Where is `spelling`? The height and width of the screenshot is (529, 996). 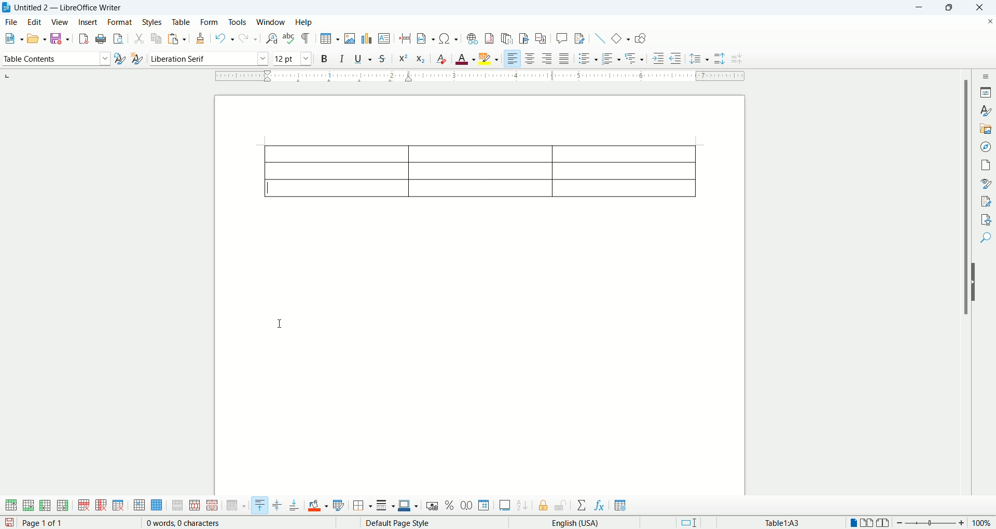
spelling is located at coordinates (288, 39).